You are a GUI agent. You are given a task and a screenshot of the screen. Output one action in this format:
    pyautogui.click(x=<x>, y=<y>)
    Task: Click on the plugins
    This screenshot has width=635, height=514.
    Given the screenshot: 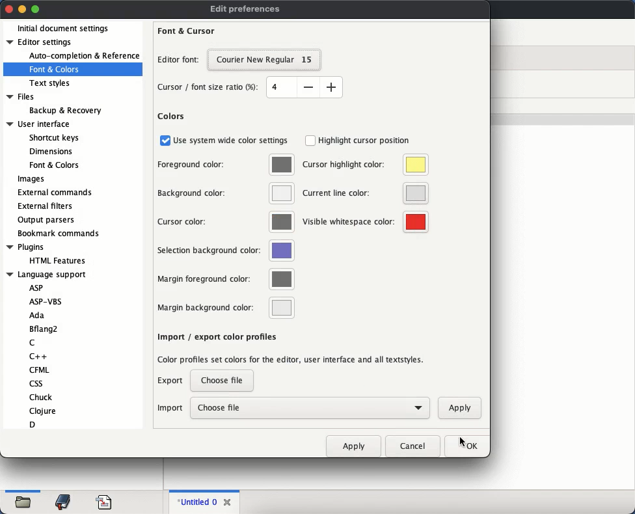 What is the action you would take?
    pyautogui.click(x=25, y=247)
    